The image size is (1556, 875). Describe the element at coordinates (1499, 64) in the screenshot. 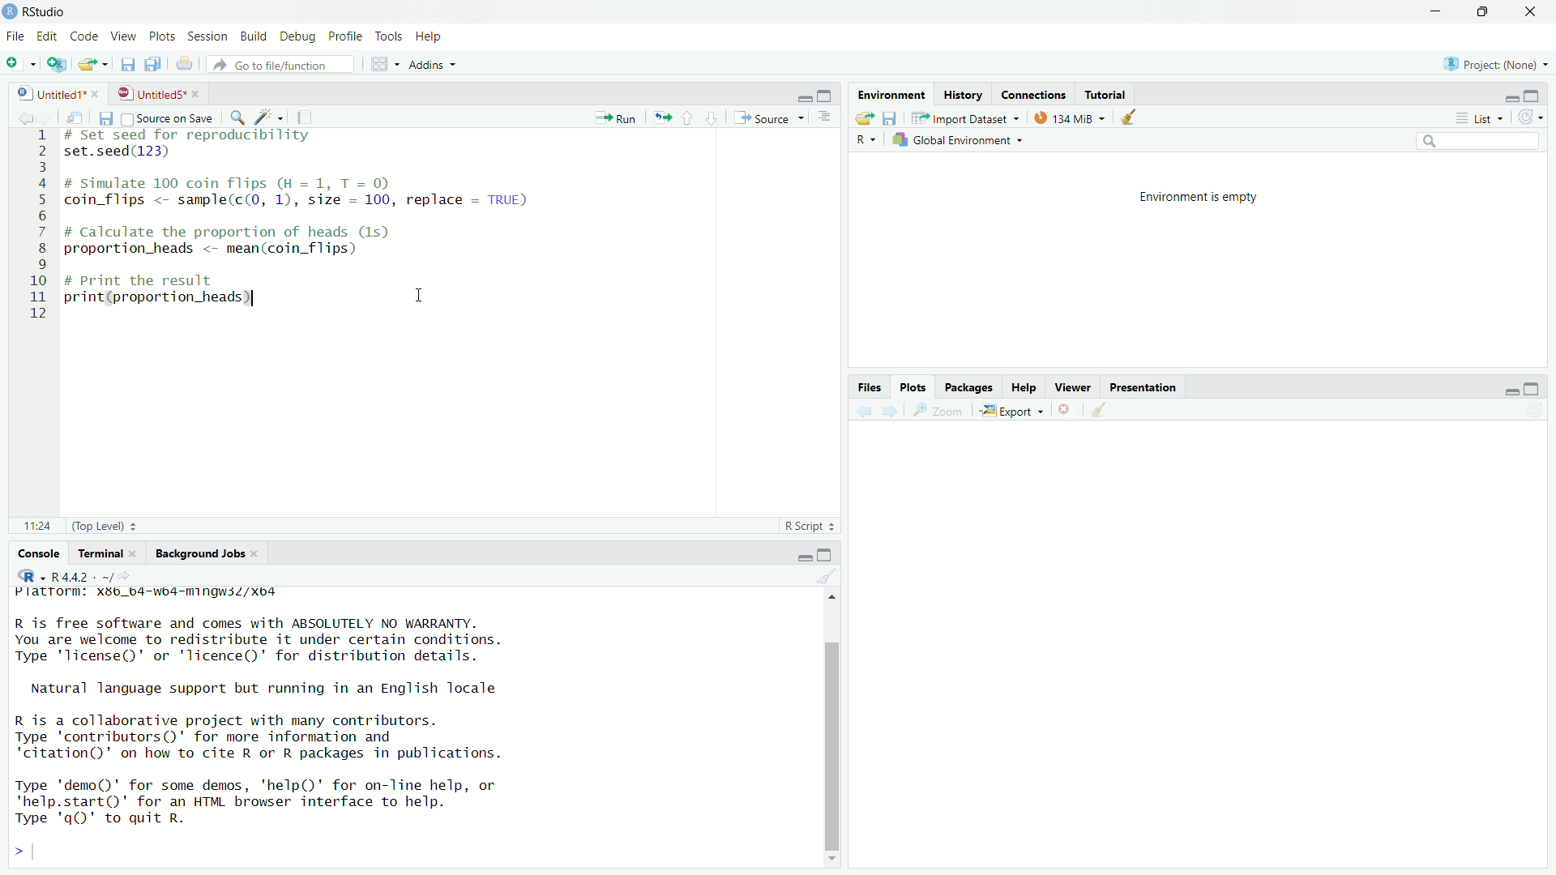

I see `project: (none)` at that location.